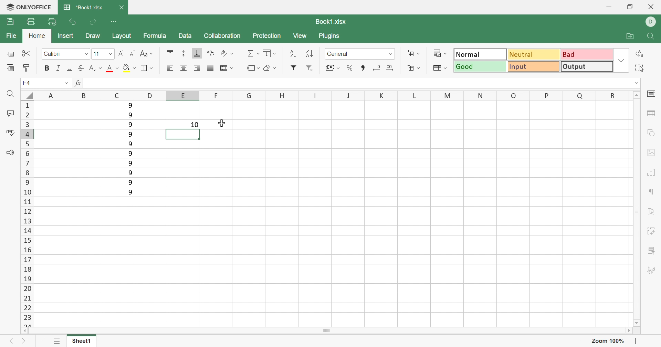 This screenshot has height=347, width=661. I want to click on Zoom in, so click(636, 341).